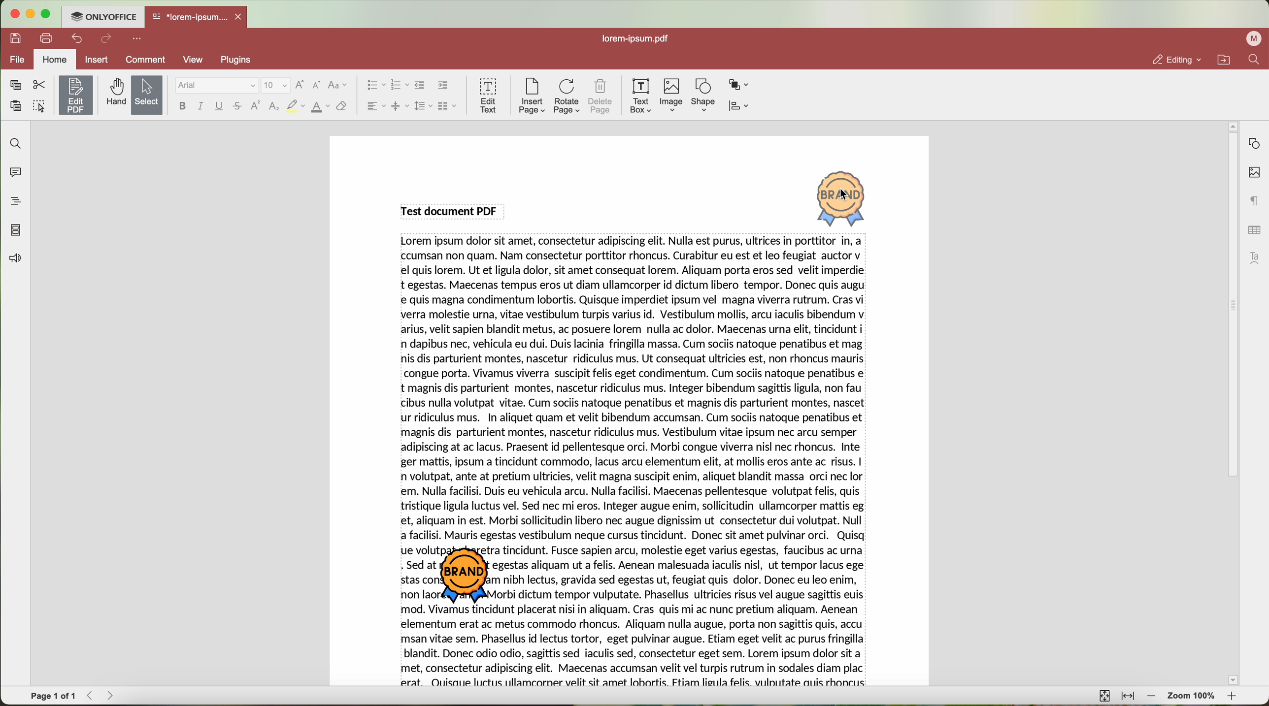 Image resolution: width=1269 pixels, height=706 pixels. I want to click on redo, so click(106, 39).